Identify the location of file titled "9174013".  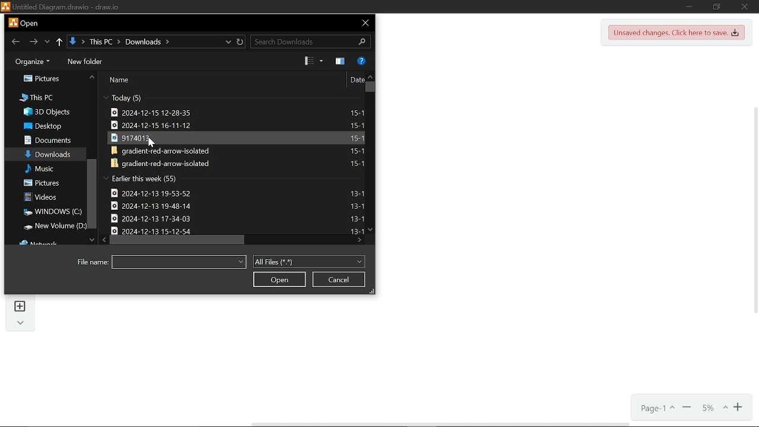
(239, 137).